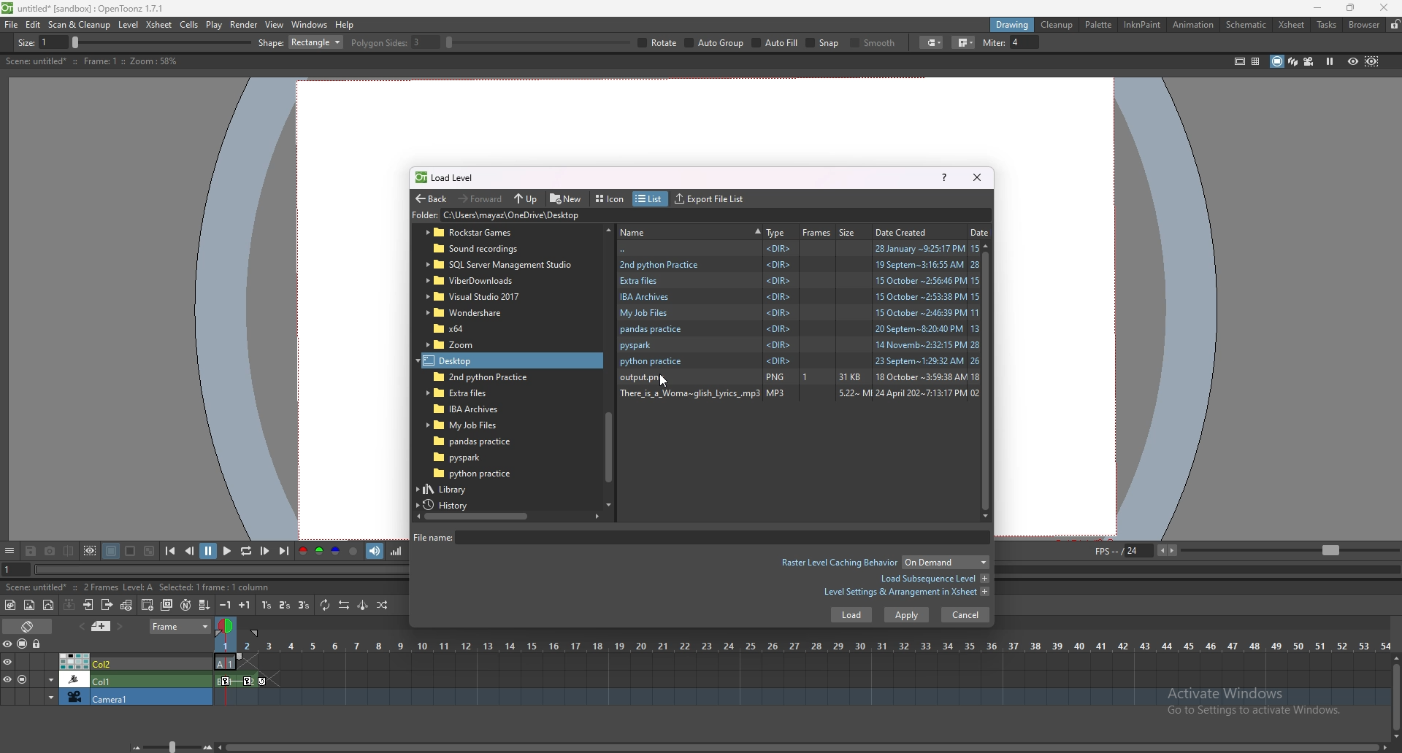 The width and height of the screenshot is (1402, 753). What do you see at coordinates (798, 313) in the screenshot?
I see `folder` at bounding box center [798, 313].